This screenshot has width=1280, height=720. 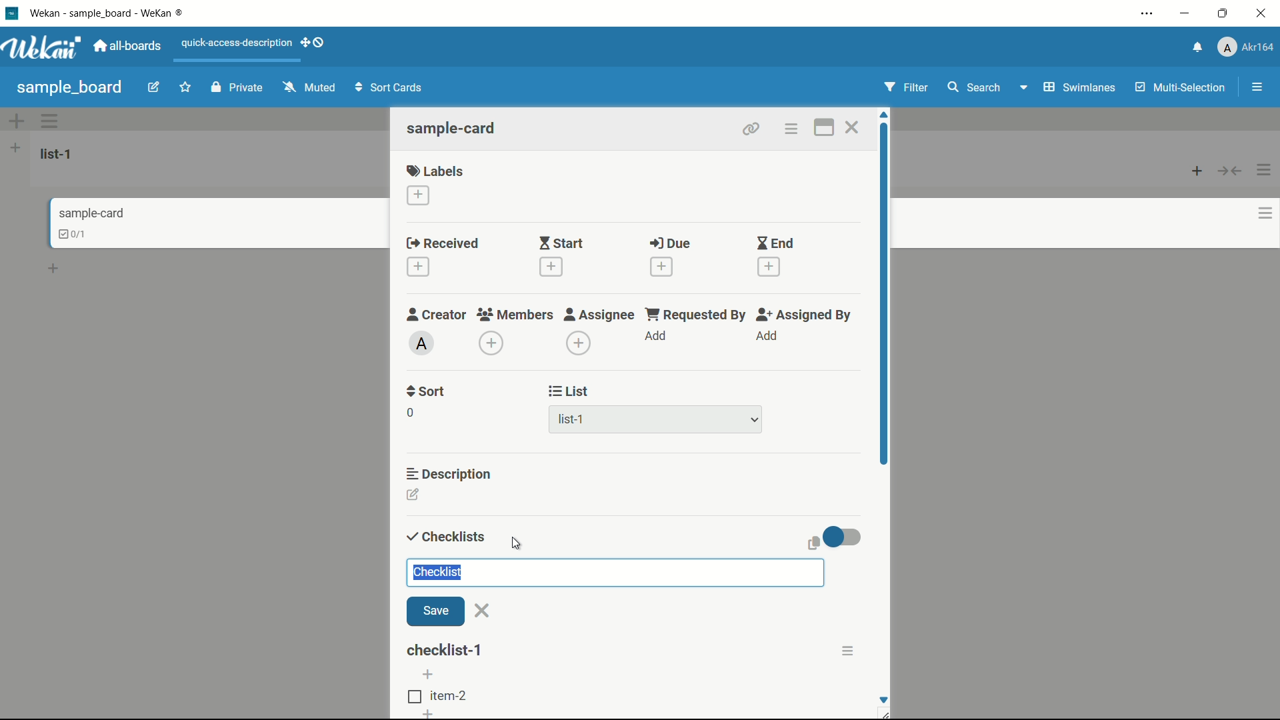 What do you see at coordinates (805, 315) in the screenshot?
I see `assigned by` at bounding box center [805, 315].